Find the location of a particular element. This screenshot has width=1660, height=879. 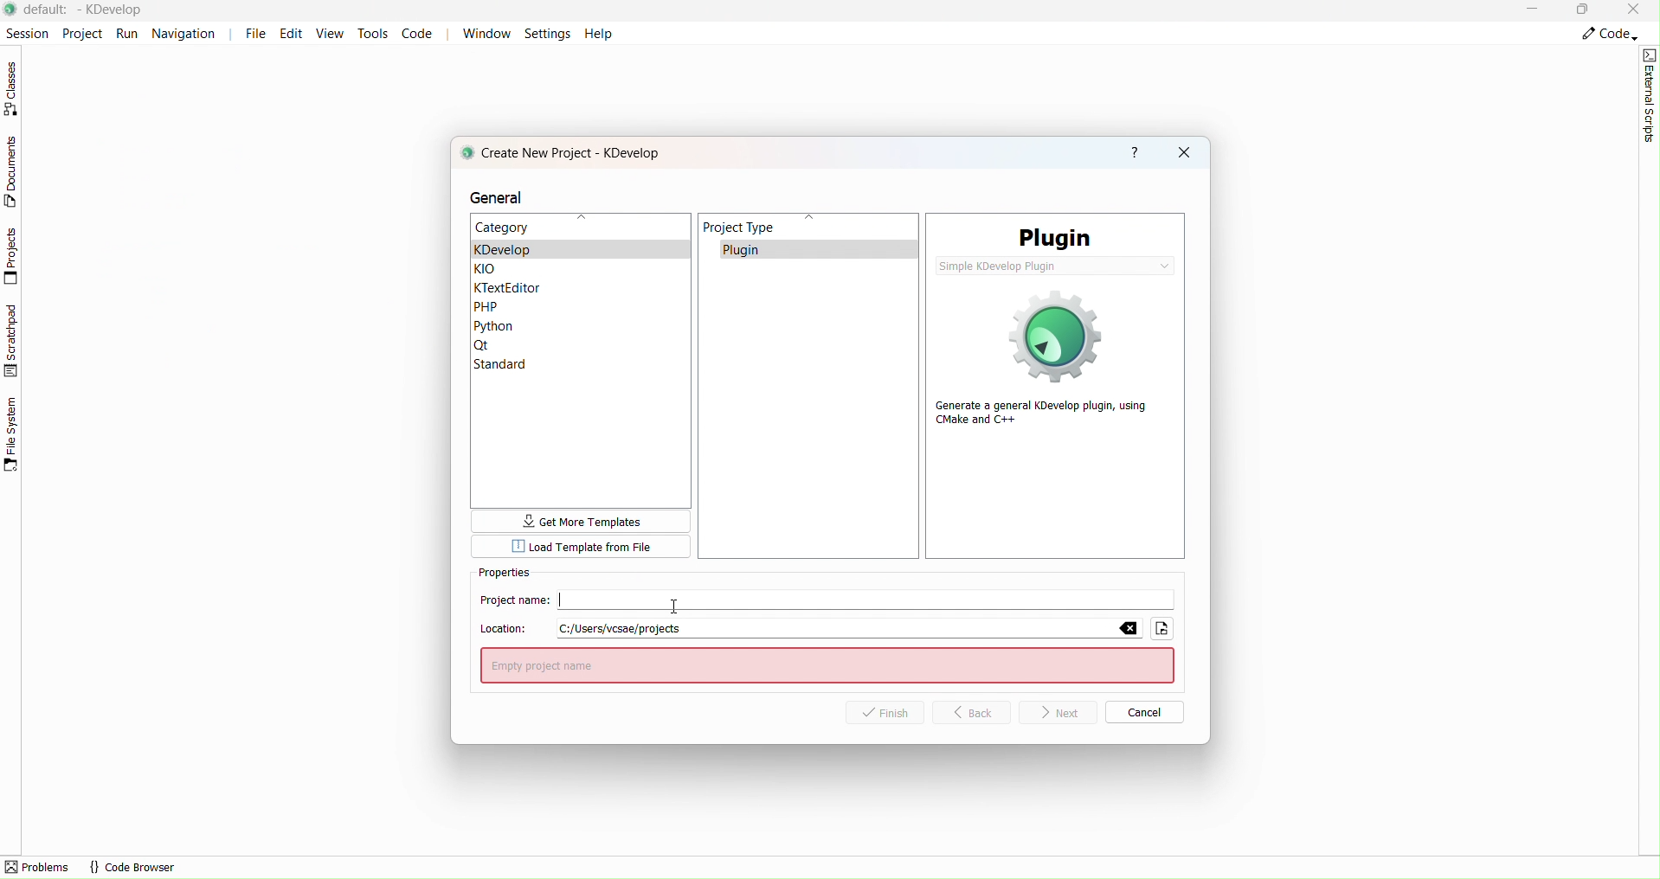

Window is located at coordinates (486, 33).